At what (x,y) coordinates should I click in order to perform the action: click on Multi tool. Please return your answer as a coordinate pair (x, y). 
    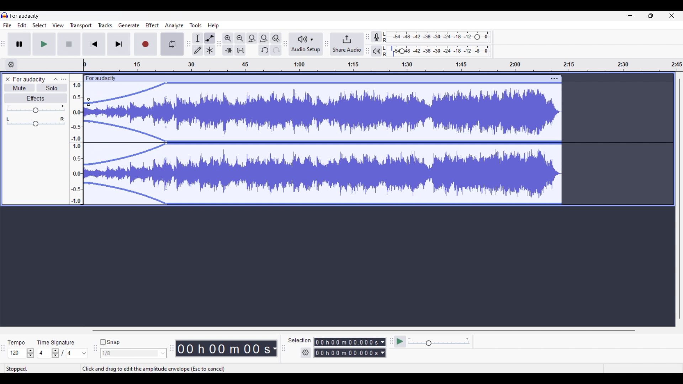
    Looking at the image, I should click on (210, 50).